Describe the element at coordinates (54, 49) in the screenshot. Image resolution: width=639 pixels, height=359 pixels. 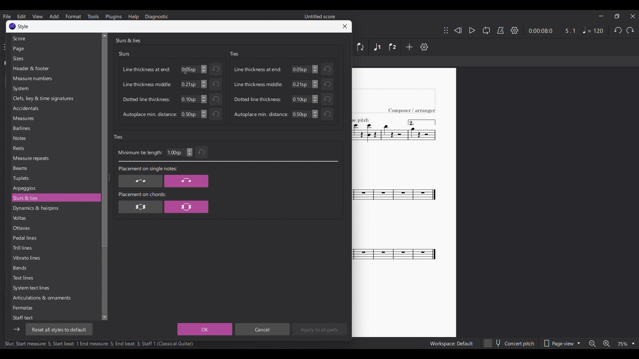
I see `Page` at that location.